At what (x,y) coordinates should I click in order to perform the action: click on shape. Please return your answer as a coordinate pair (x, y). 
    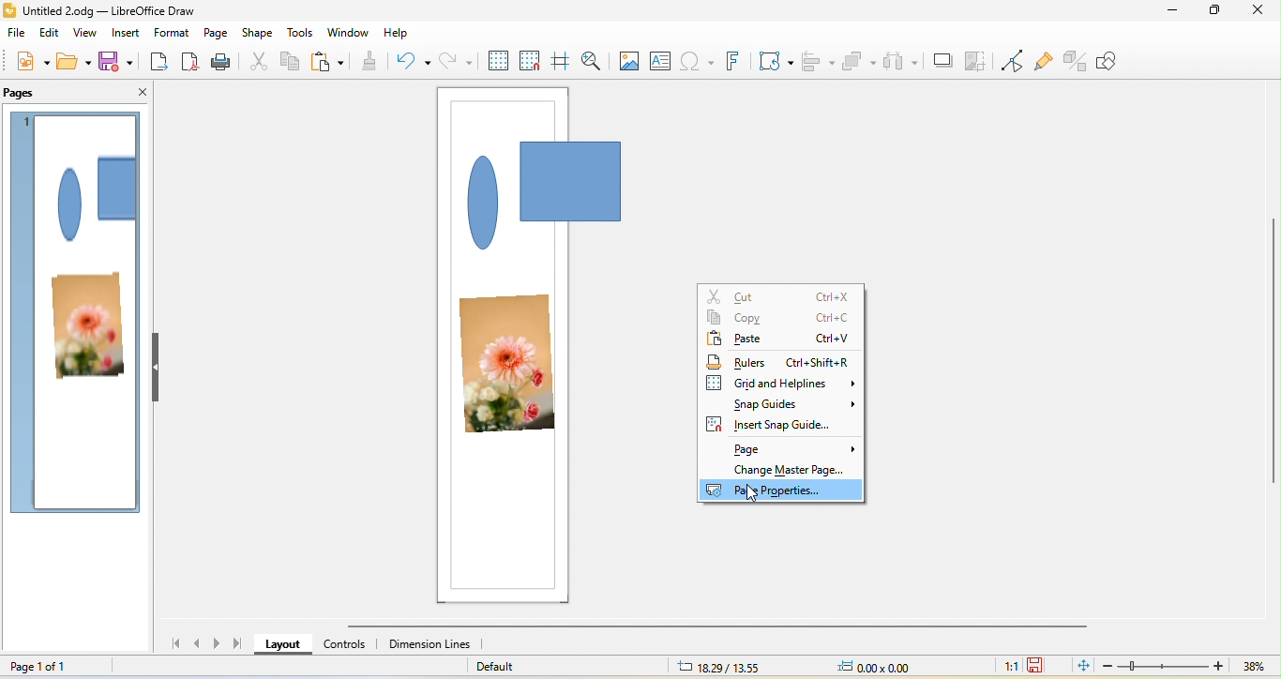
    Looking at the image, I should click on (94, 196).